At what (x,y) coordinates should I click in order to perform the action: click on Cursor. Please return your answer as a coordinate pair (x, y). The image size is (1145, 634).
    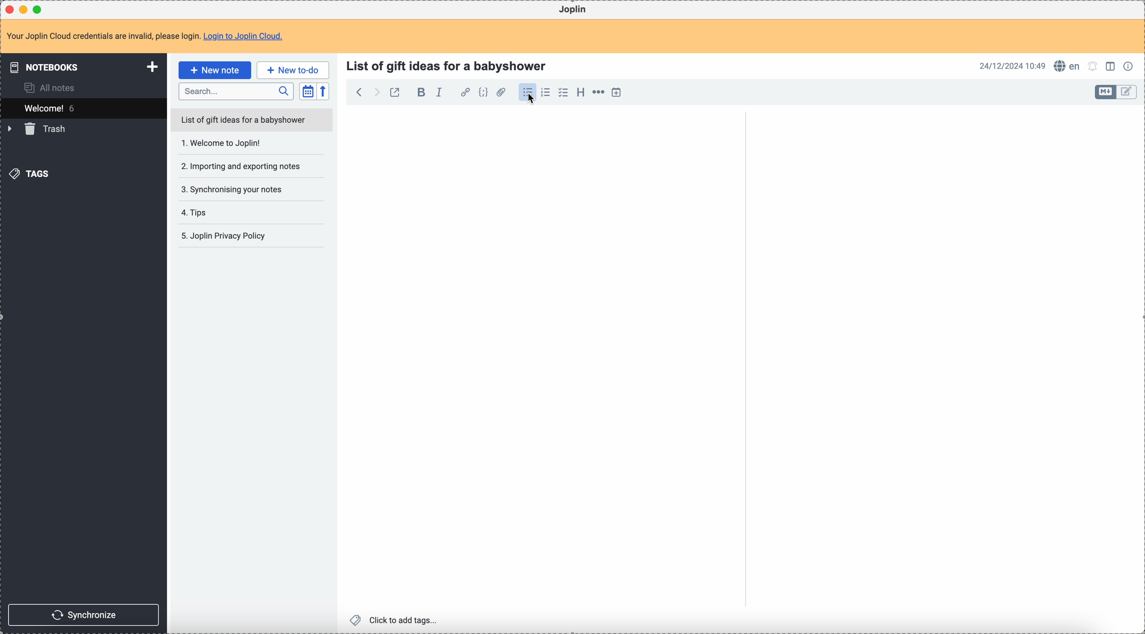
    Looking at the image, I should click on (532, 100).